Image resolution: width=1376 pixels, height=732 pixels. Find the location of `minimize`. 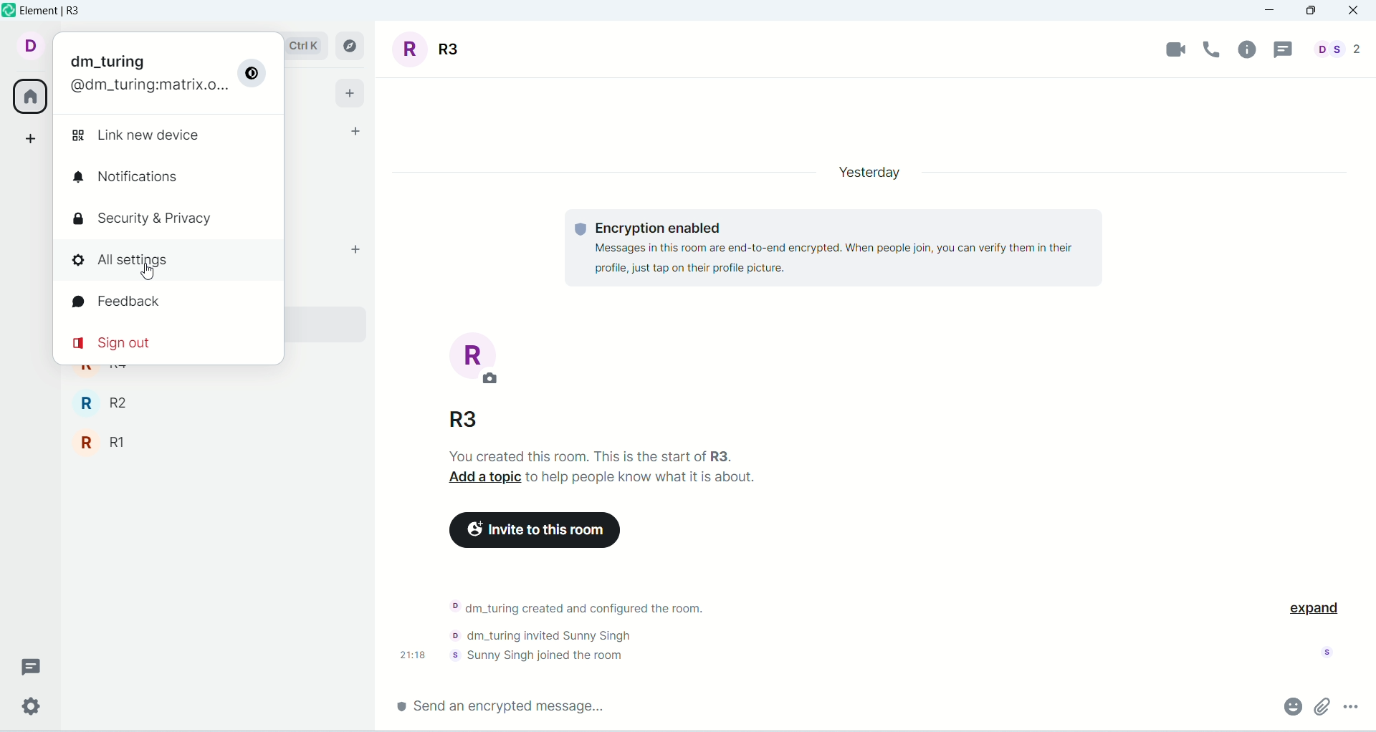

minimize is located at coordinates (1275, 11).